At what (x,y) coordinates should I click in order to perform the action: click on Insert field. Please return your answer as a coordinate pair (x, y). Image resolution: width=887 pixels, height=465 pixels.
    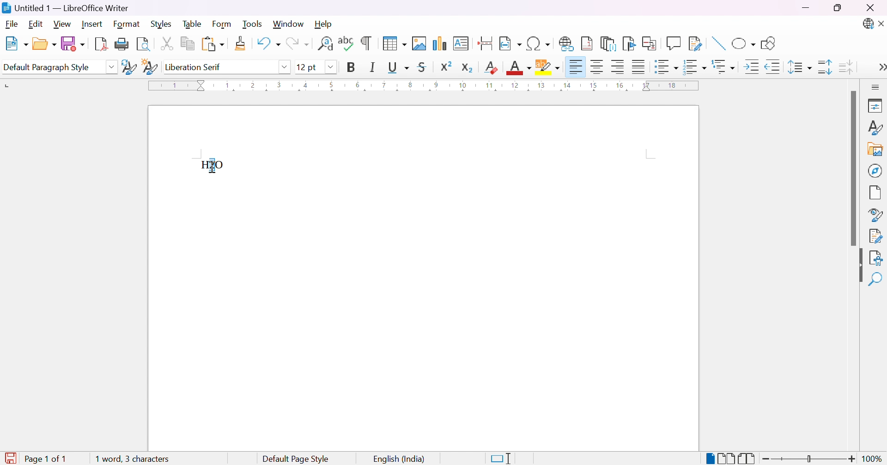
    Looking at the image, I should click on (510, 44).